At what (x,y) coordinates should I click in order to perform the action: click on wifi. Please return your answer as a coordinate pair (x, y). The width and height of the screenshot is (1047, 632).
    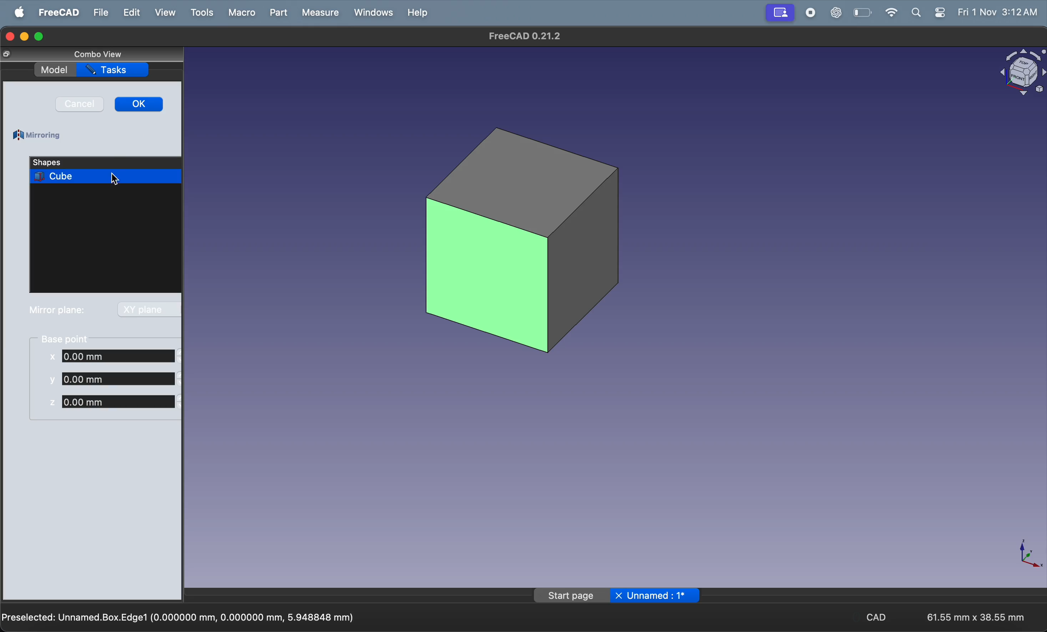
    Looking at the image, I should click on (888, 12).